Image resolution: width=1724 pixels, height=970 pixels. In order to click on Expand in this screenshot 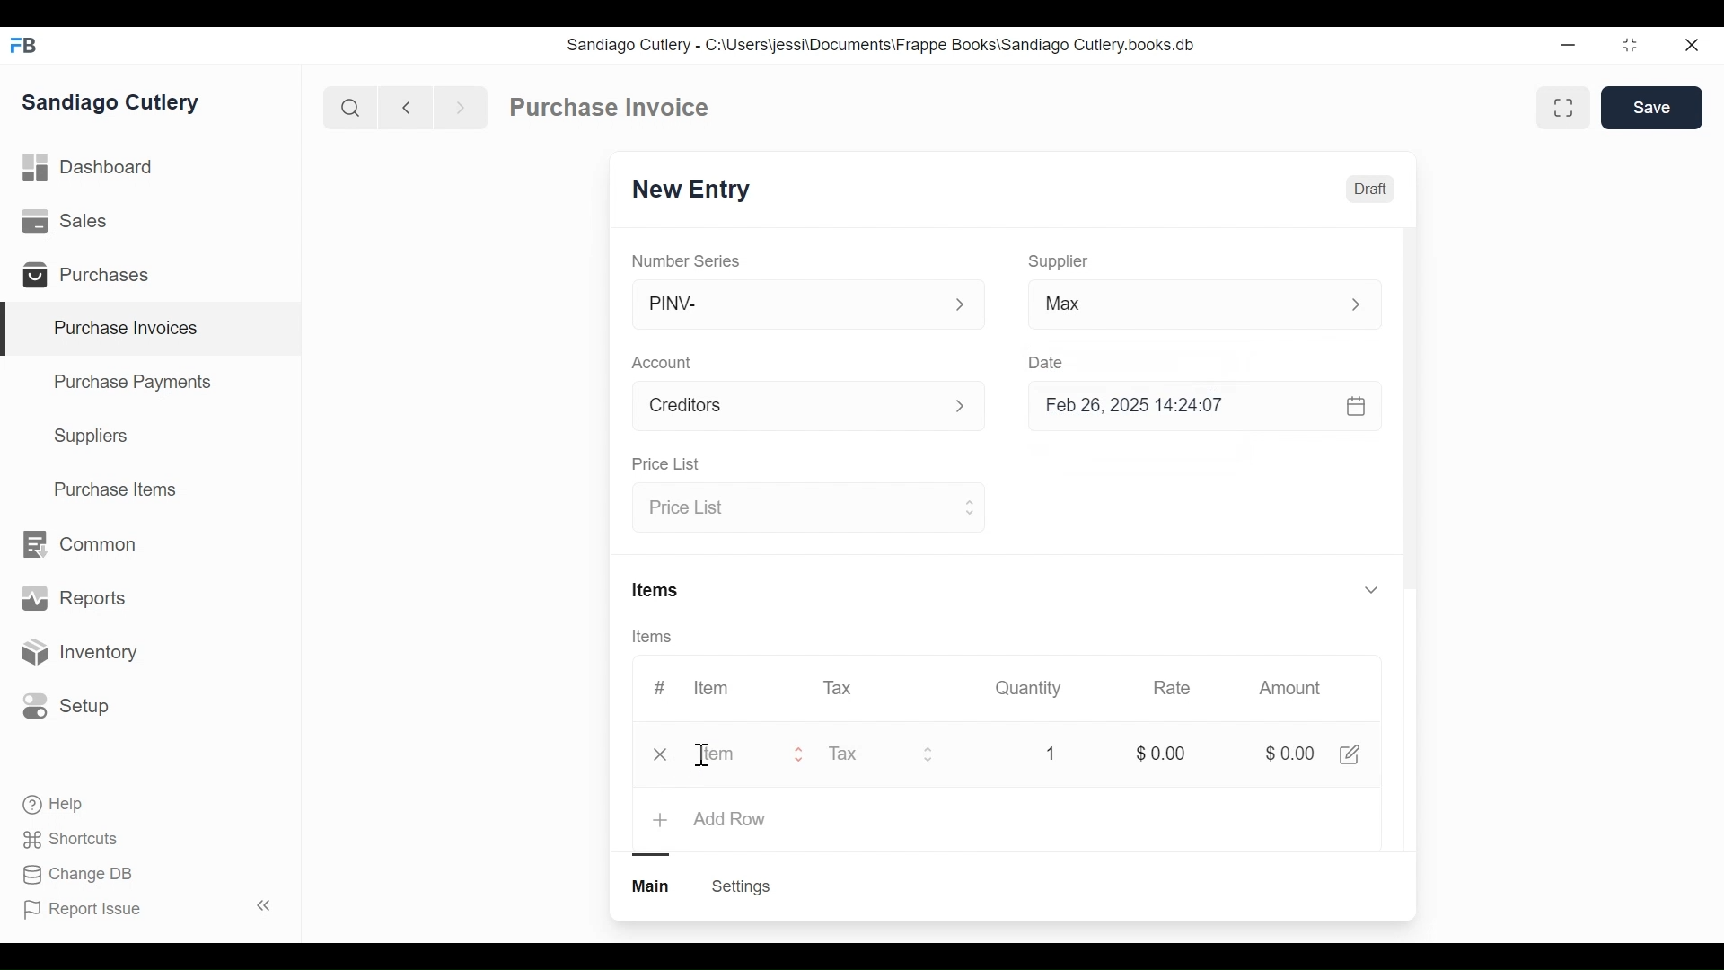, I will do `click(961, 305)`.